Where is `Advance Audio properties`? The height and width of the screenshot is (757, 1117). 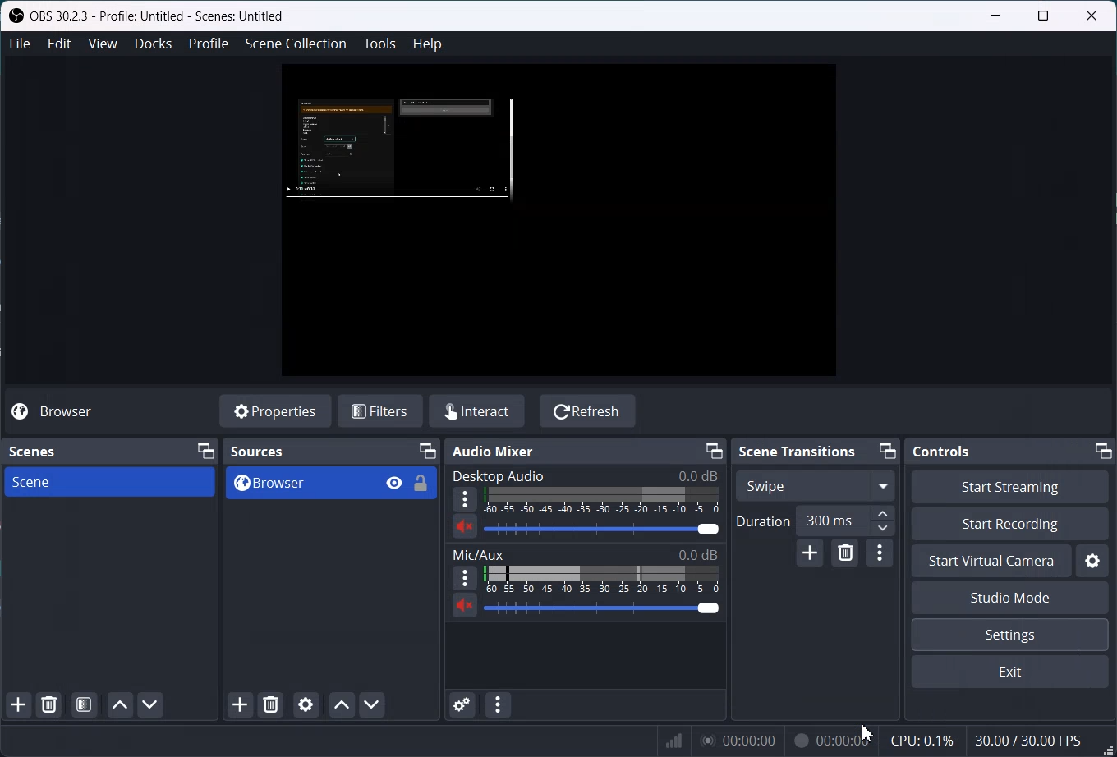
Advance Audio properties is located at coordinates (462, 705).